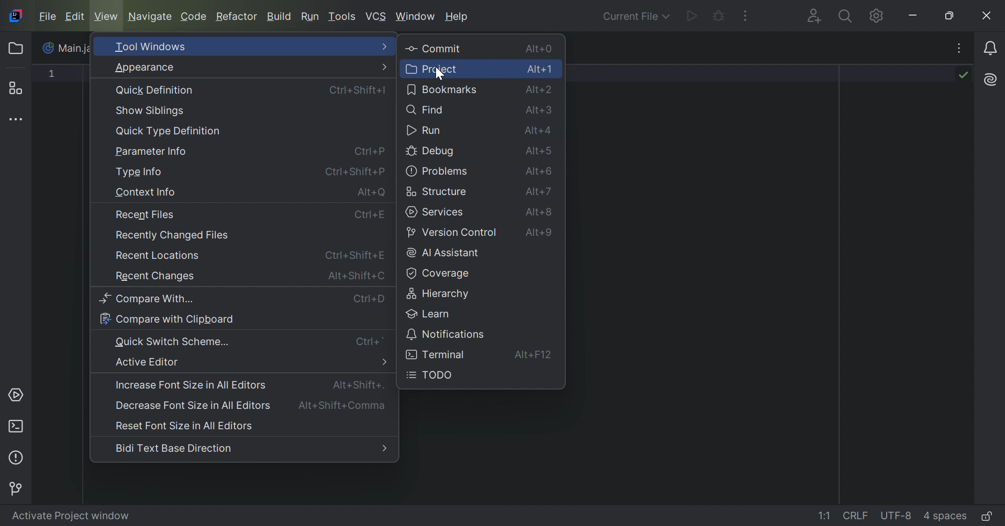 This screenshot has height=526, width=1005. Describe the element at coordinates (150, 68) in the screenshot. I see `Appearance` at that location.